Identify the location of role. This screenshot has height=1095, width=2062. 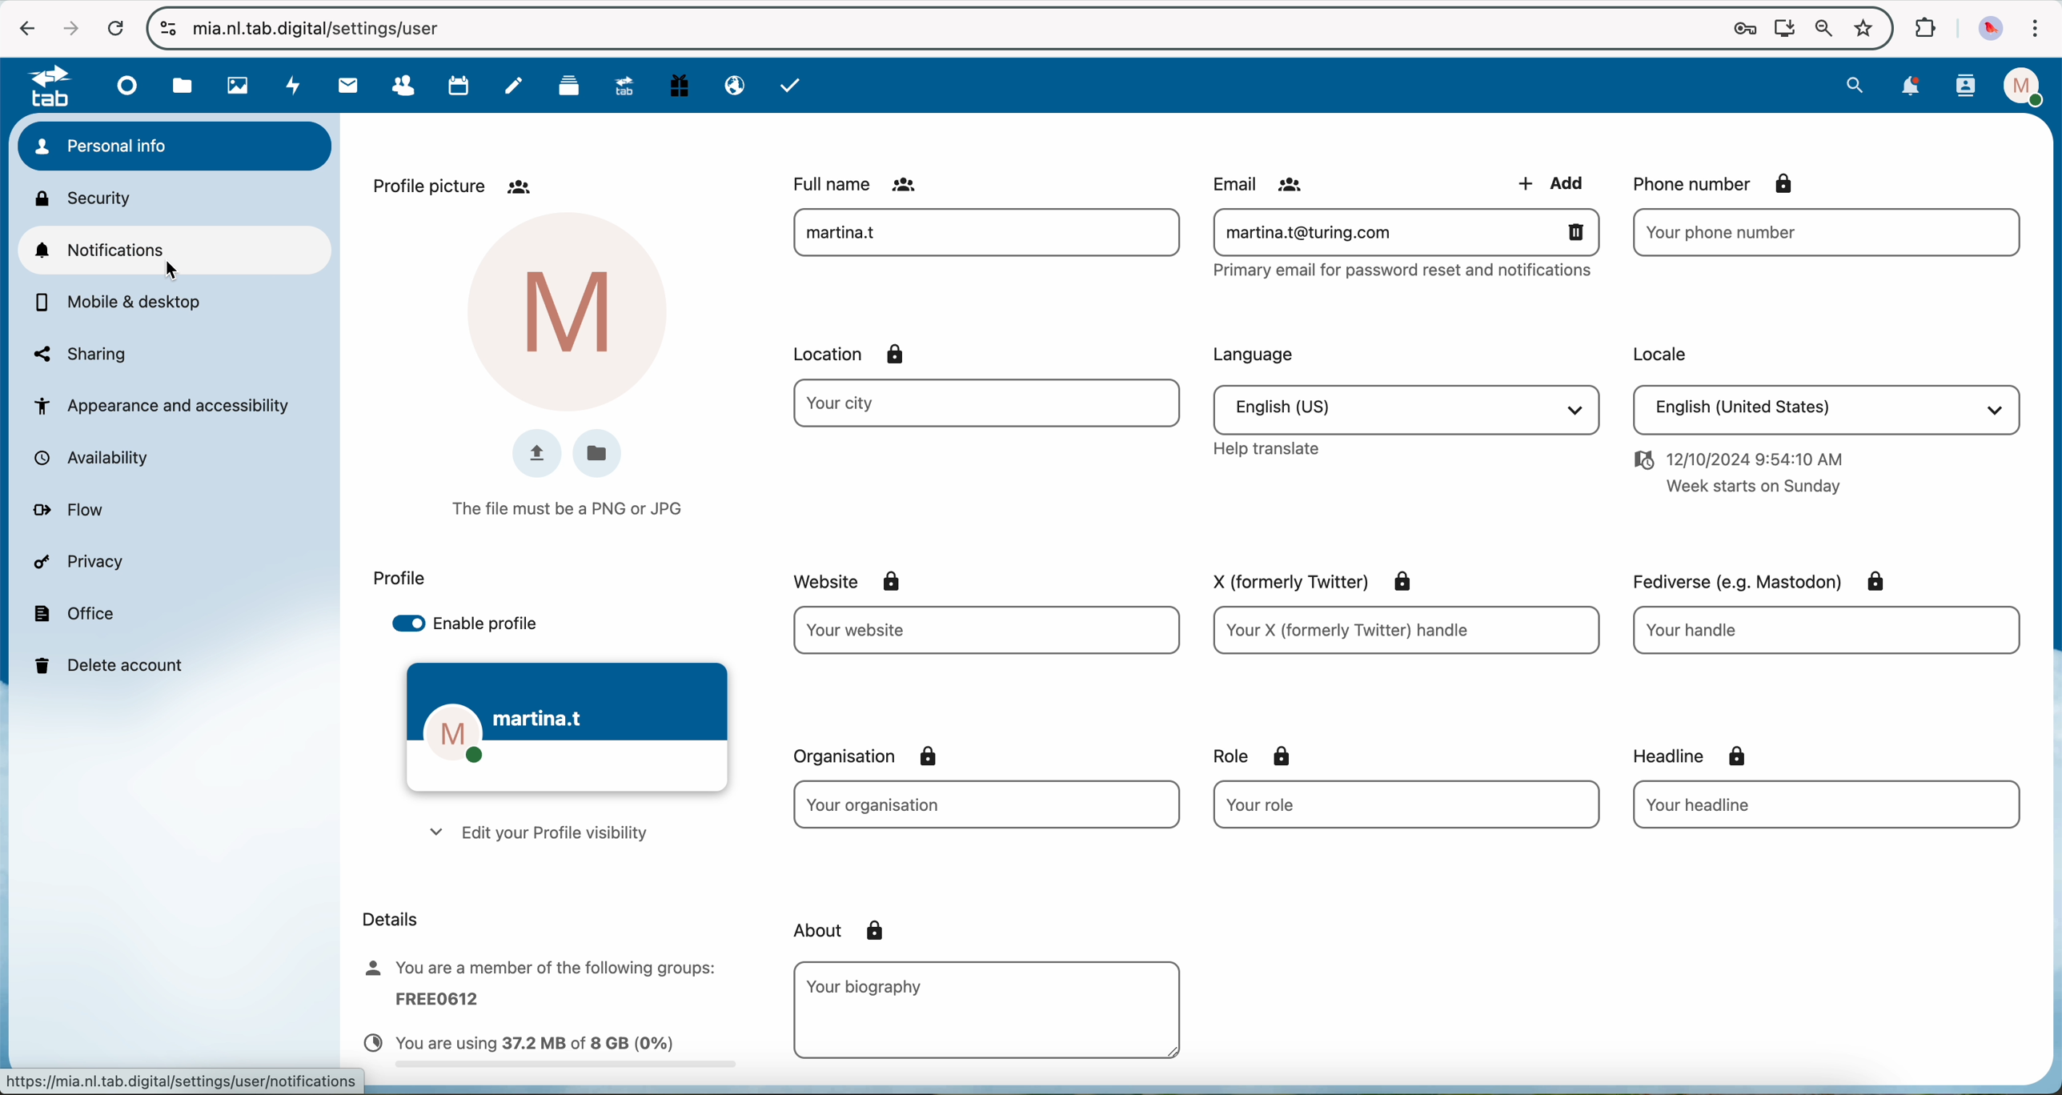
(1407, 805).